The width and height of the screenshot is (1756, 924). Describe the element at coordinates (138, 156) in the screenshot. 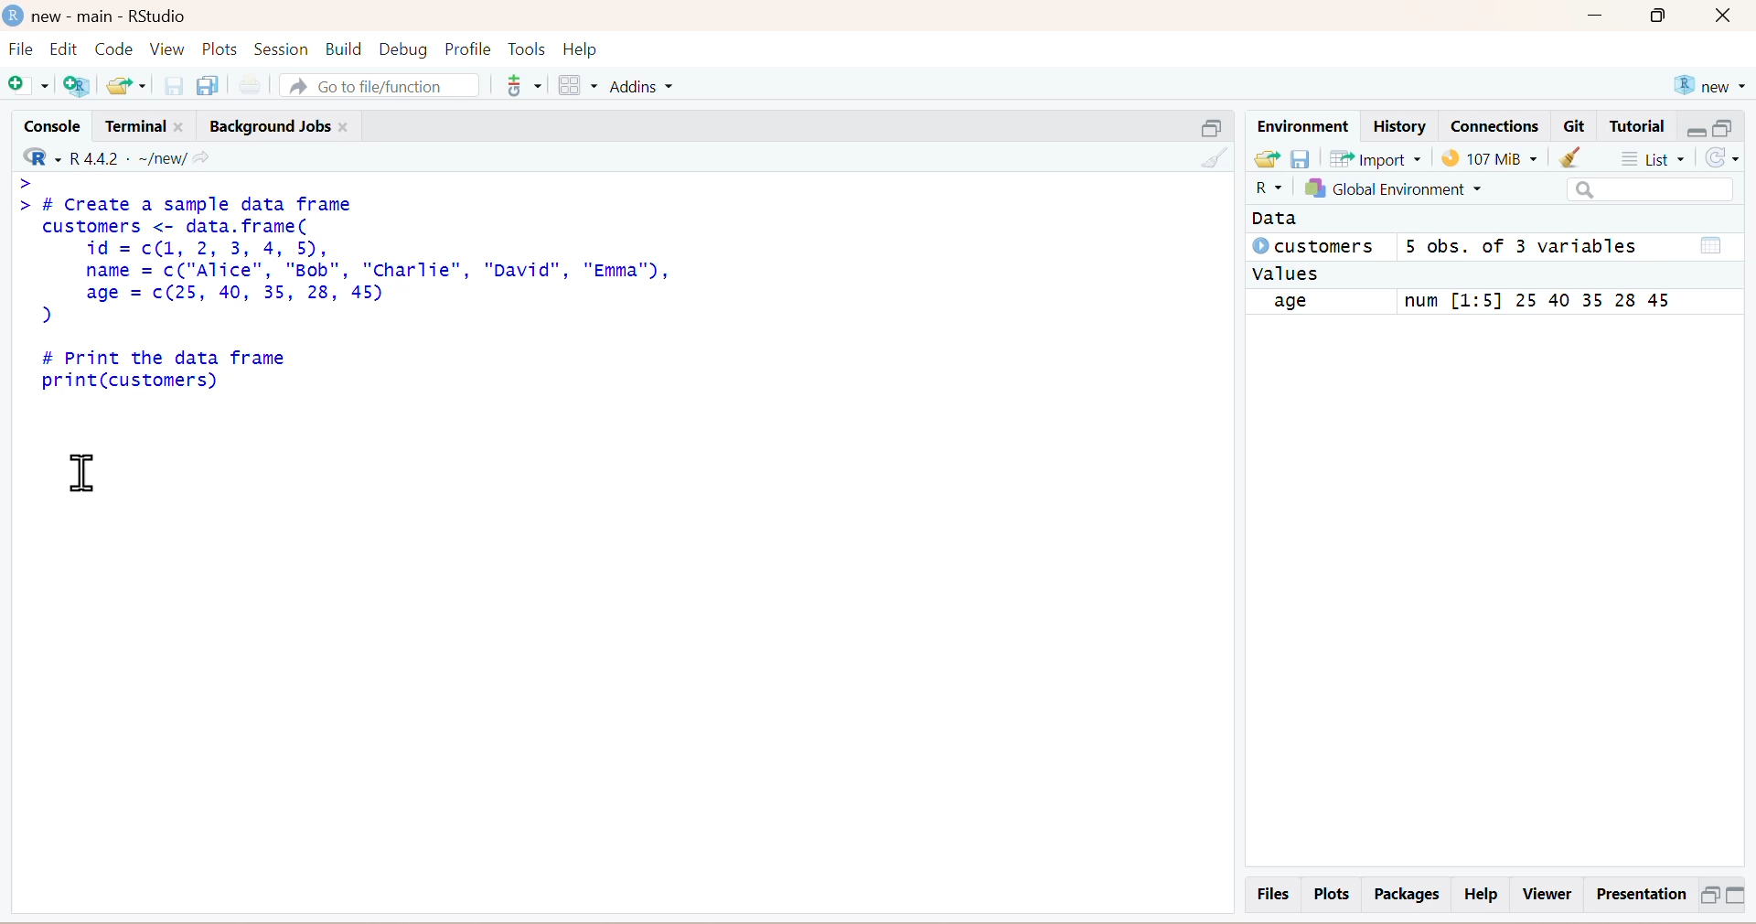

I see `- R442 - ~/new/` at that location.